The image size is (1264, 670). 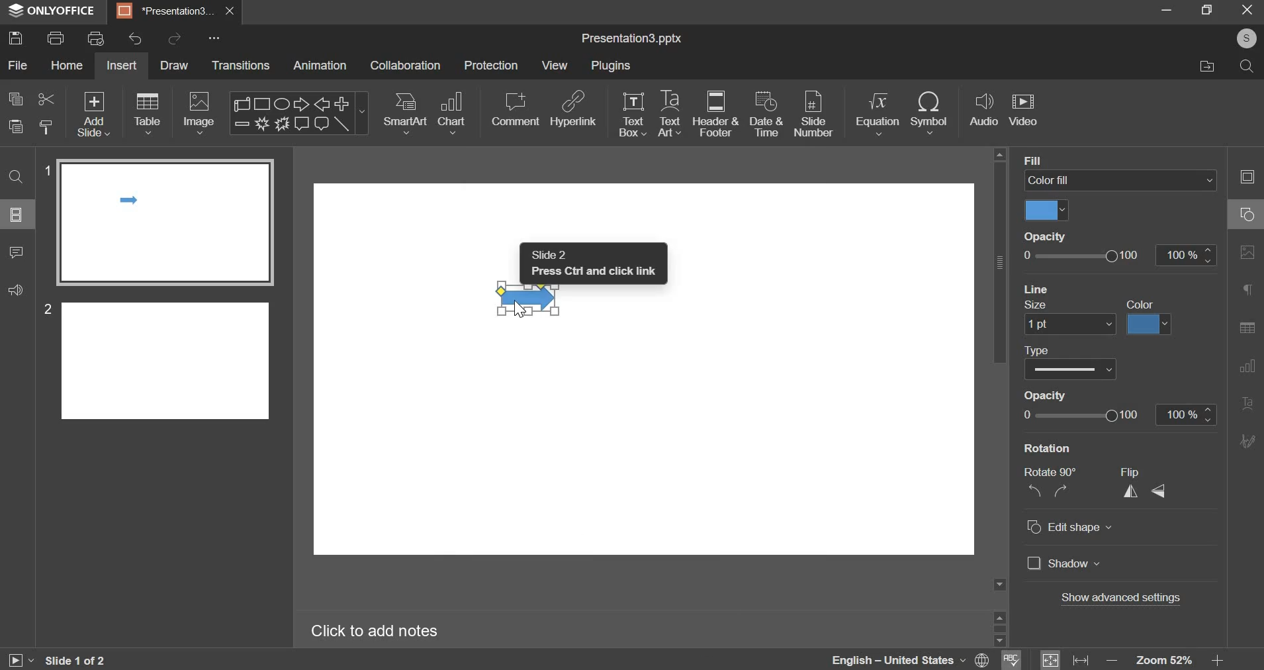 What do you see at coordinates (176, 37) in the screenshot?
I see `redo` at bounding box center [176, 37].